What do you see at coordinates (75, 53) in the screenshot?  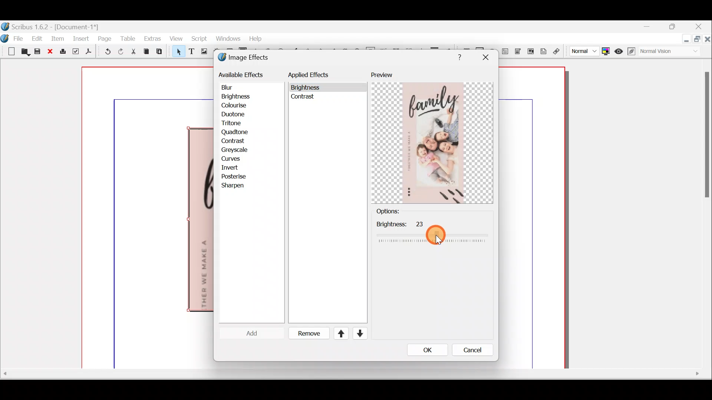 I see `Preflight verifier` at bounding box center [75, 53].